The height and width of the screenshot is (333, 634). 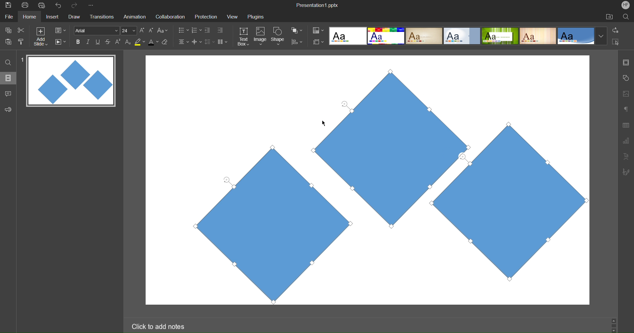 What do you see at coordinates (244, 37) in the screenshot?
I see `Text Box` at bounding box center [244, 37].